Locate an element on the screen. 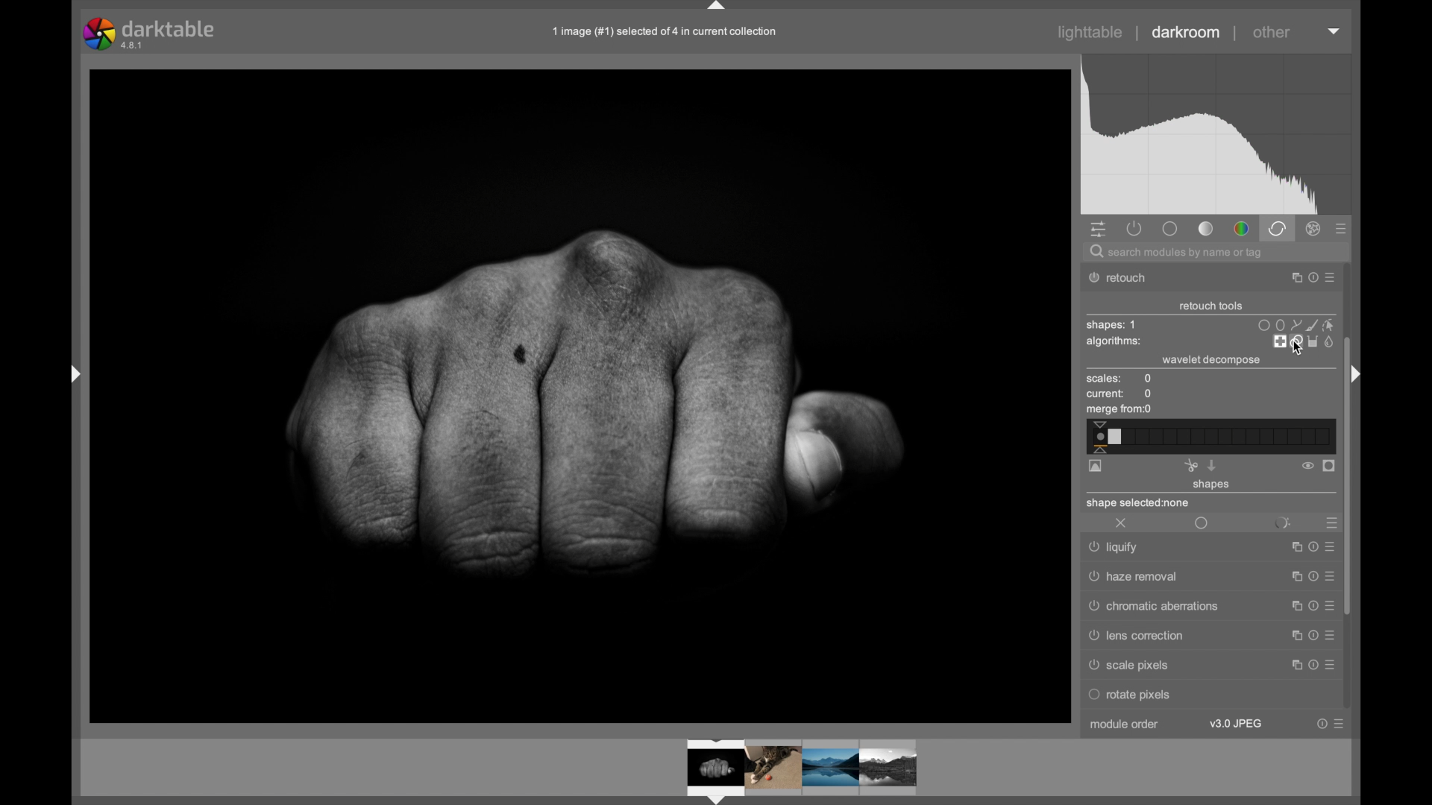  other is located at coordinates (1272, 32).